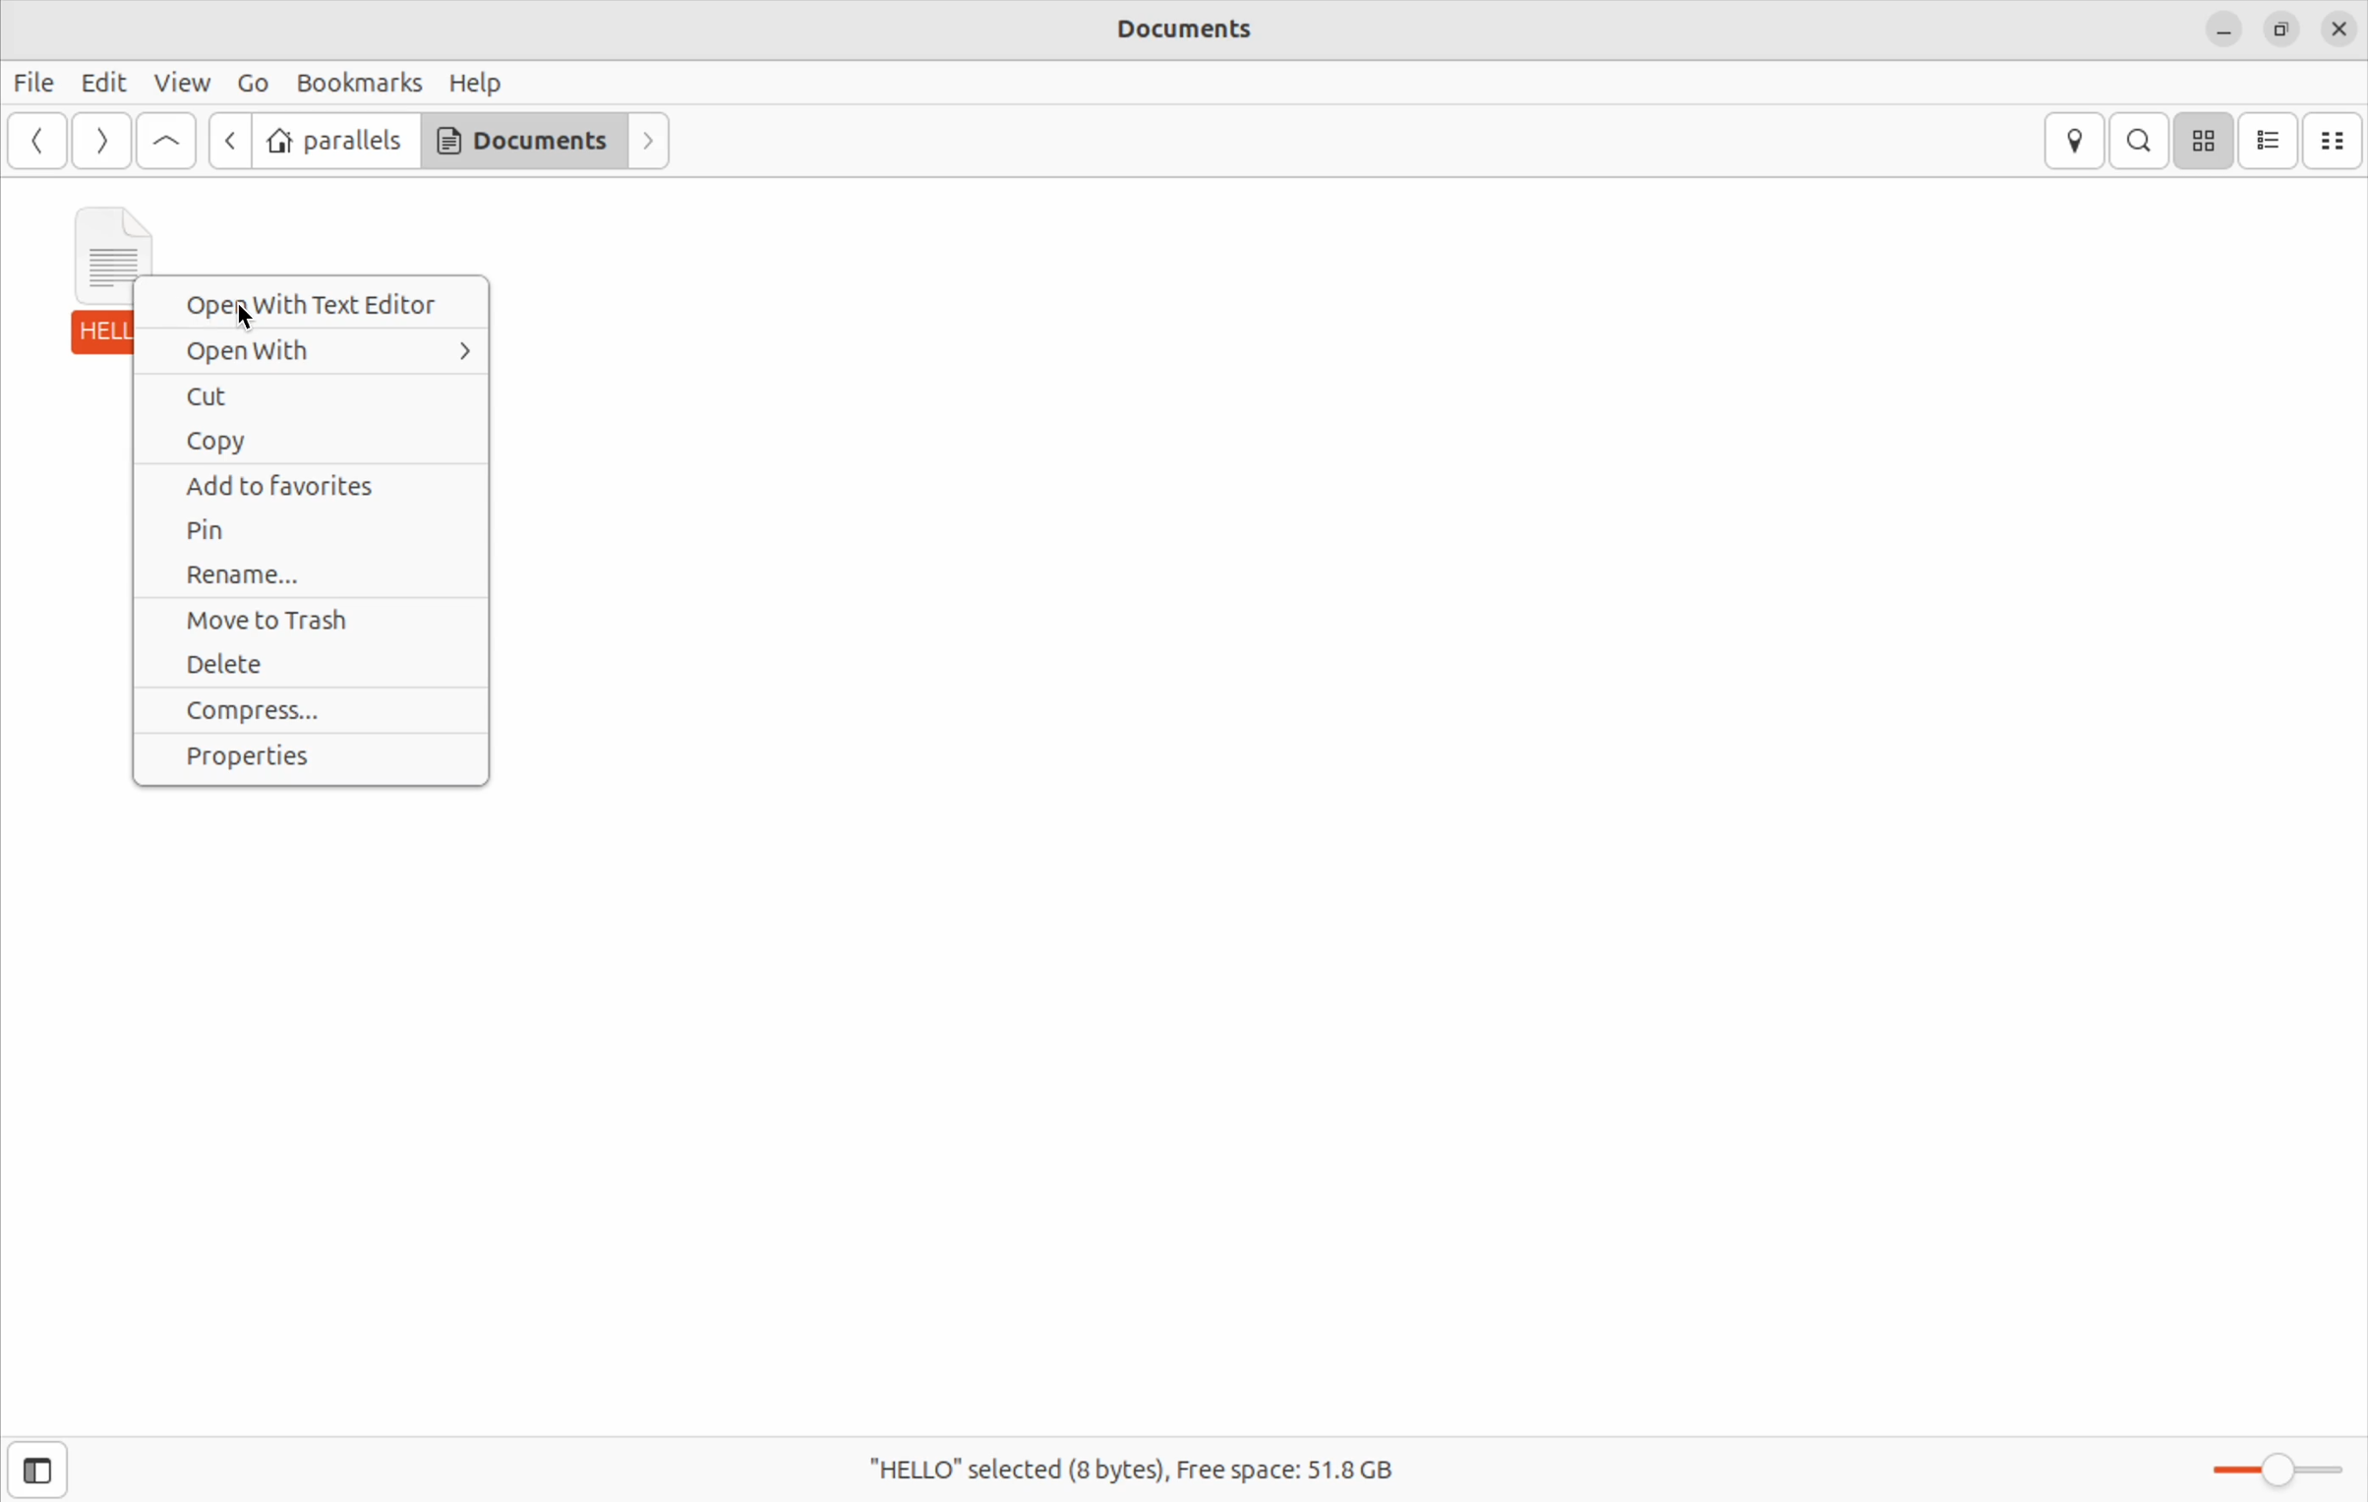 The image size is (2368, 1502). What do you see at coordinates (315, 304) in the screenshot?
I see `Open With Text Editor` at bounding box center [315, 304].